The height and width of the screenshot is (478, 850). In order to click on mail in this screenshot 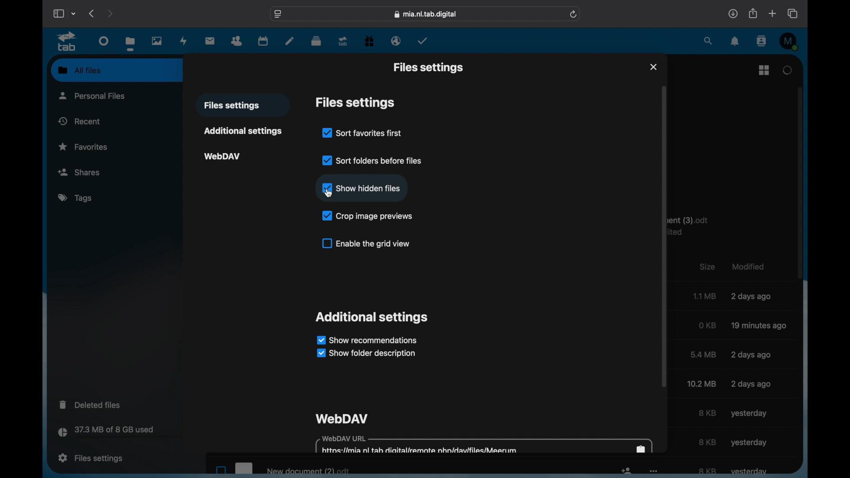, I will do `click(210, 41)`.